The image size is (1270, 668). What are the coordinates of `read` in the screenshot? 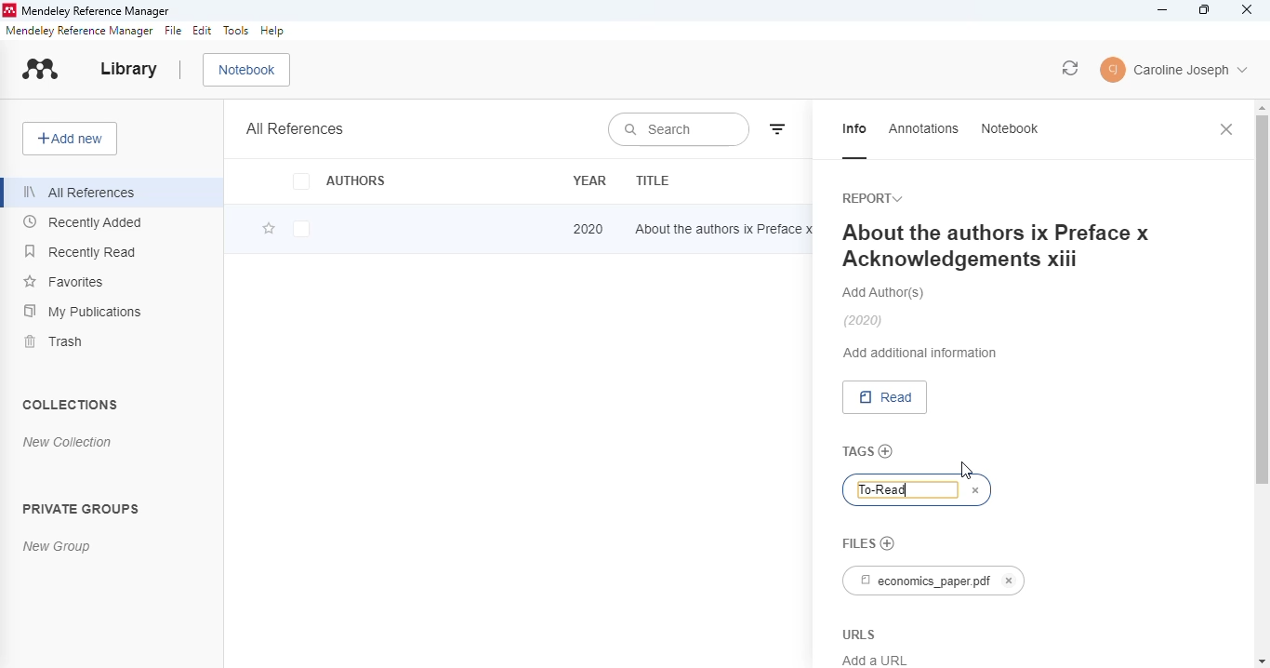 It's located at (885, 397).